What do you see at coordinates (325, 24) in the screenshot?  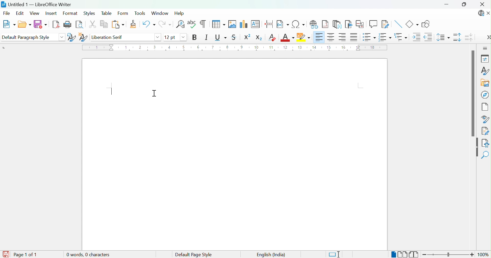 I see `Insert Footnote` at bounding box center [325, 24].